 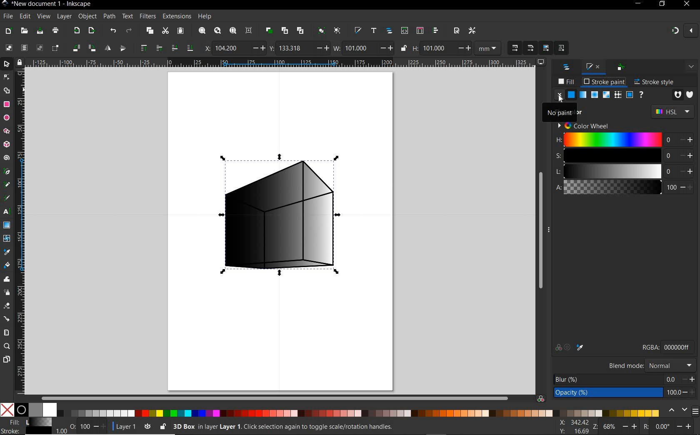 I want to click on FILTERS, so click(x=147, y=17).